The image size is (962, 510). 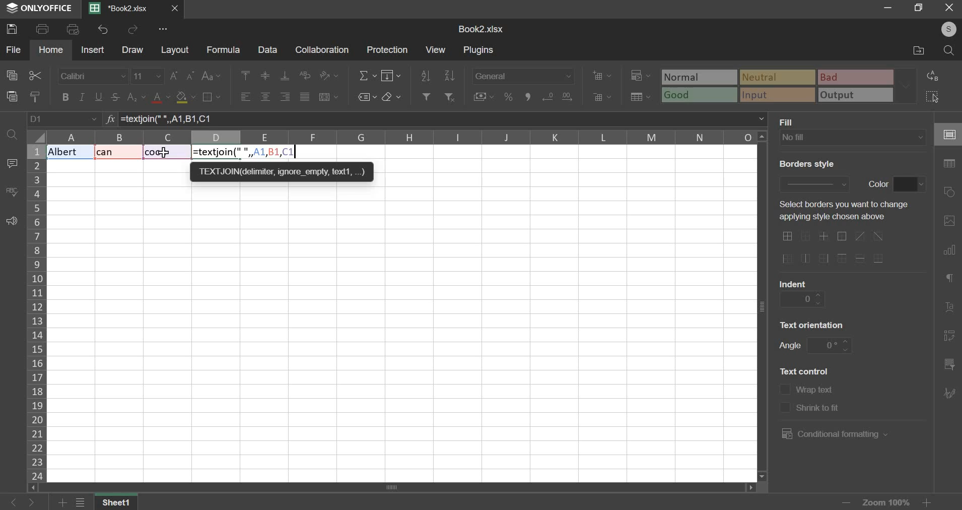 What do you see at coordinates (92, 76) in the screenshot?
I see `font` at bounding box center [92, 76].